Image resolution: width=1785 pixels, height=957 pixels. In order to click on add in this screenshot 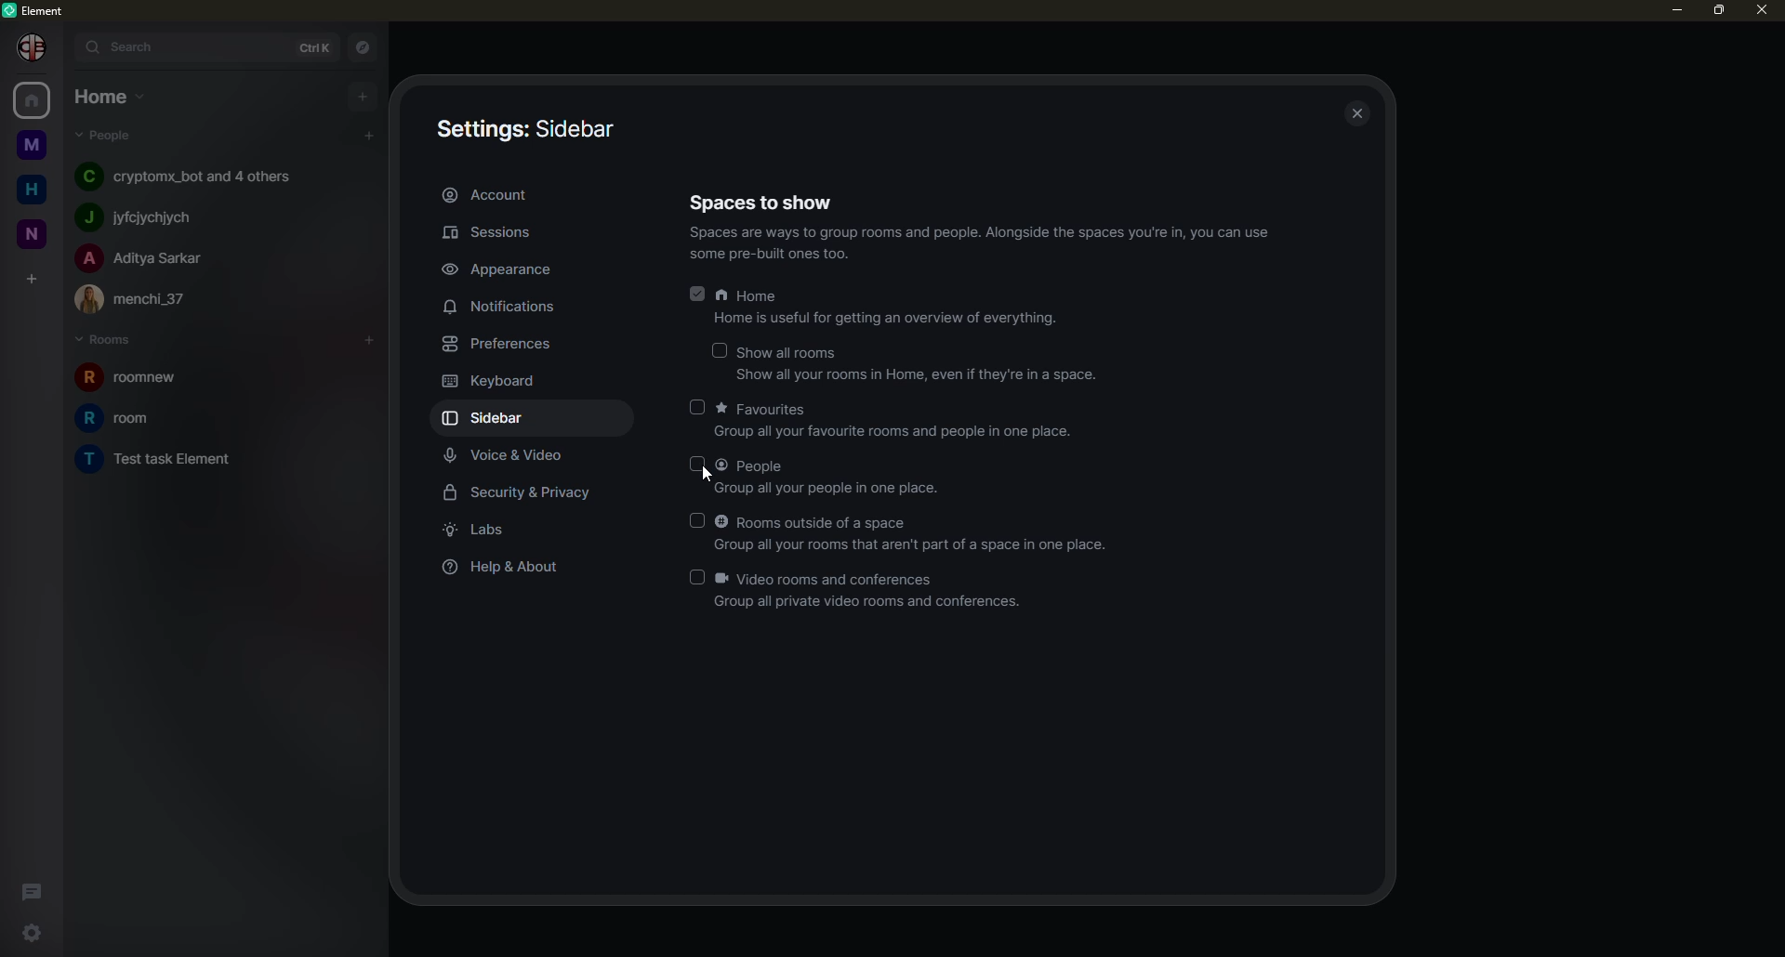, I will do `click(371, 337)`.